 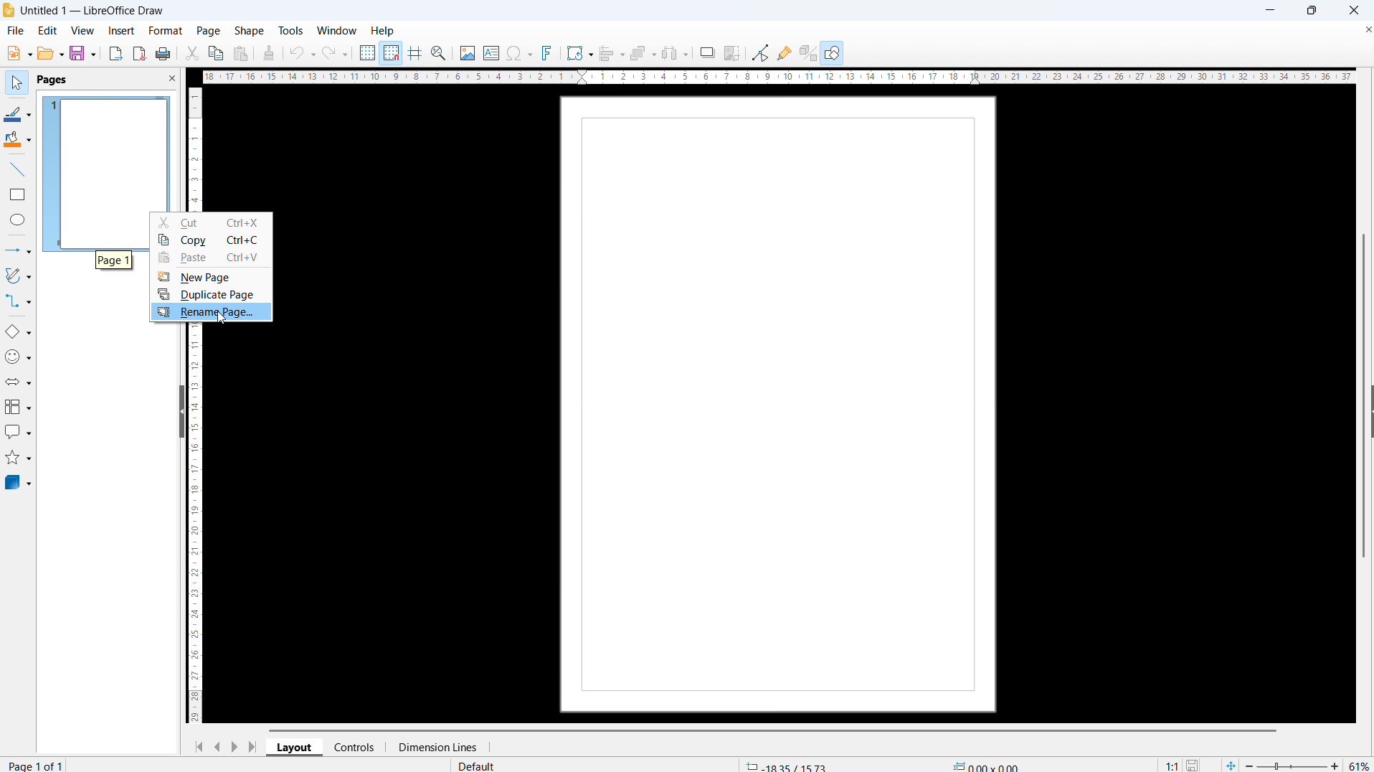 What do you see at coordinates (234, 746) in the screenshot?
I see `next page` at bounding box center [234, 746].